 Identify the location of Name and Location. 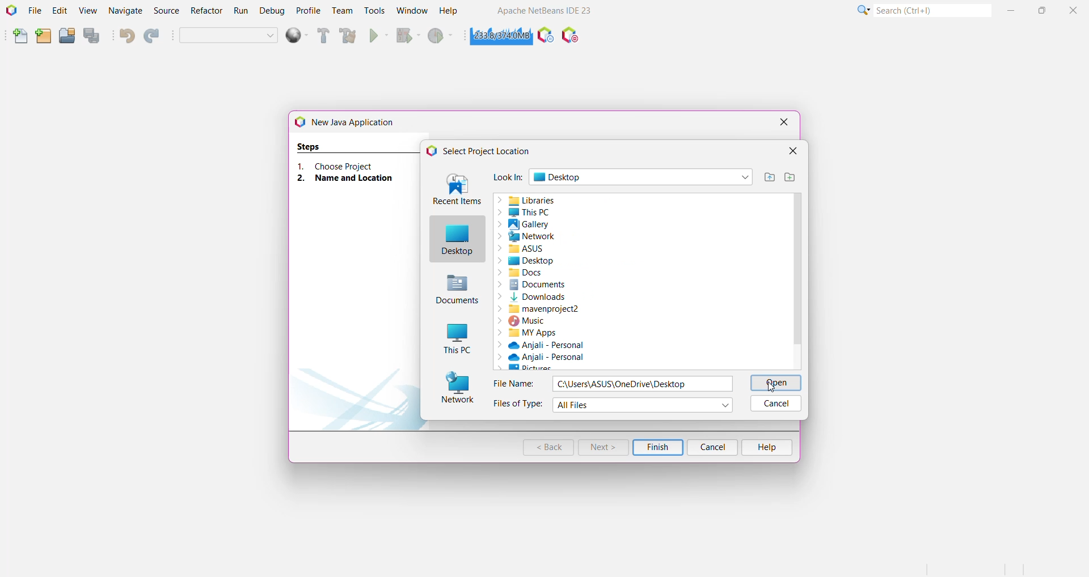
(351, 179).